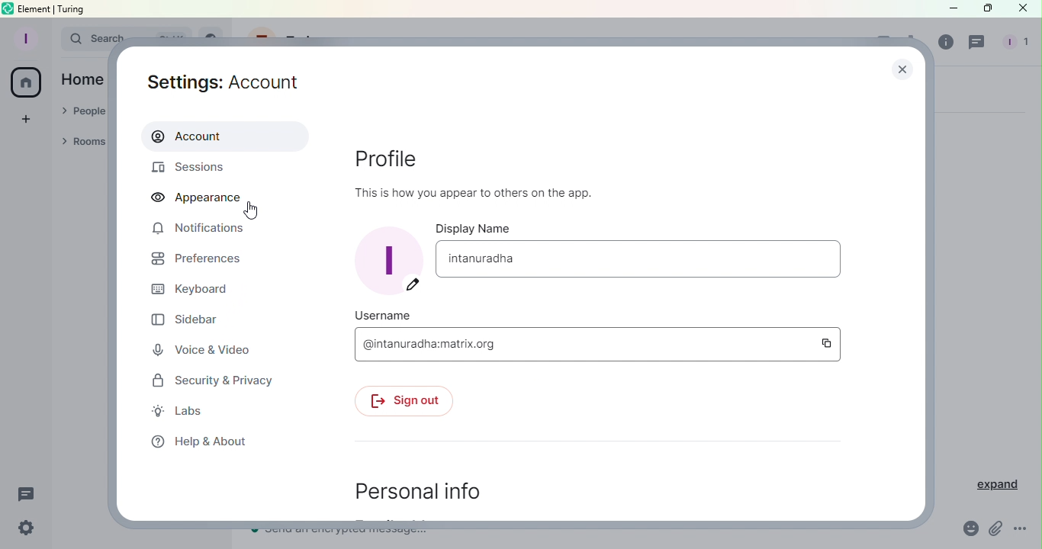 This screenshot has height=549, width=1042. I want to click on Username, so click(376, 316).